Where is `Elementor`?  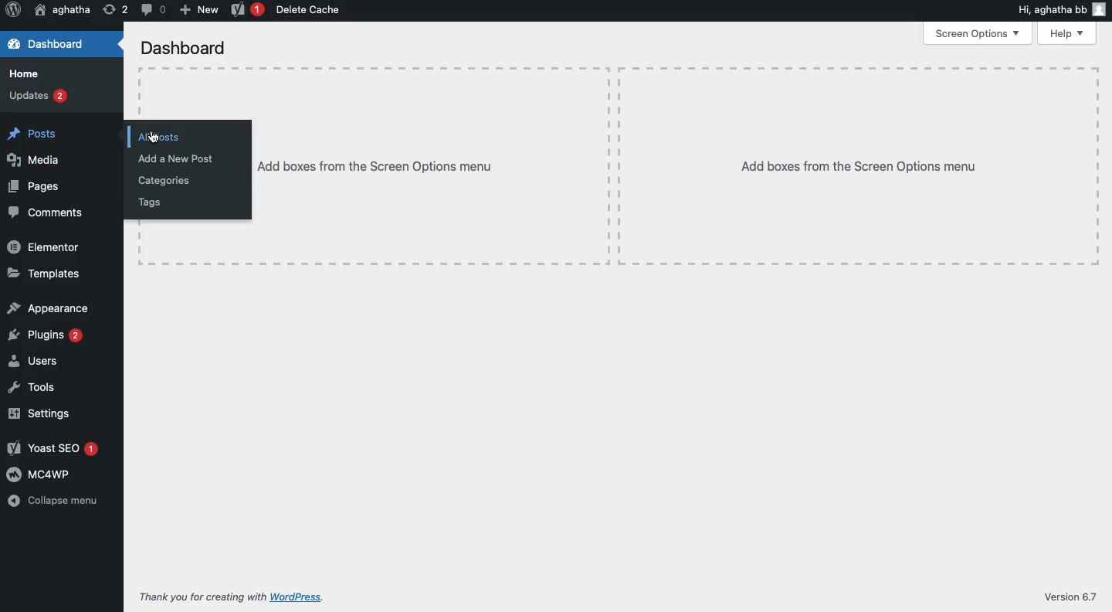
Elementor is located at coordinates (46, 247).